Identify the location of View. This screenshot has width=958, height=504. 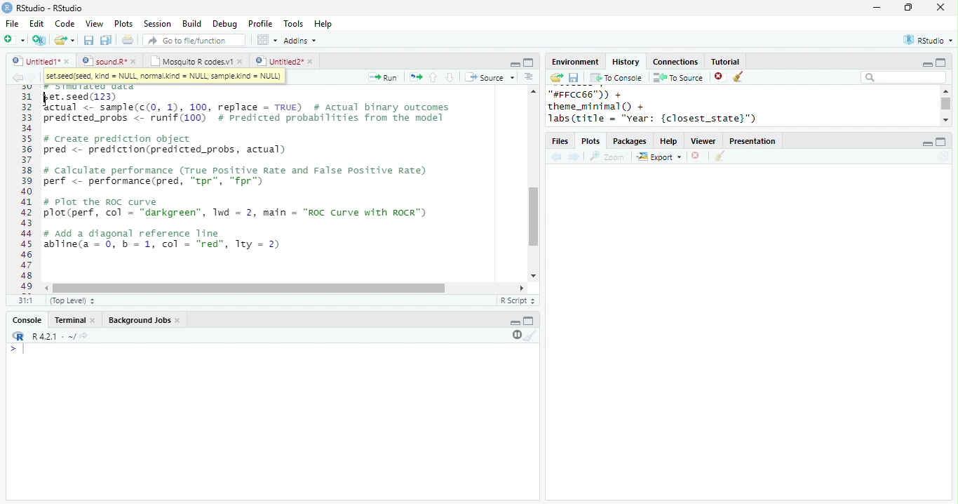
(94, 24).